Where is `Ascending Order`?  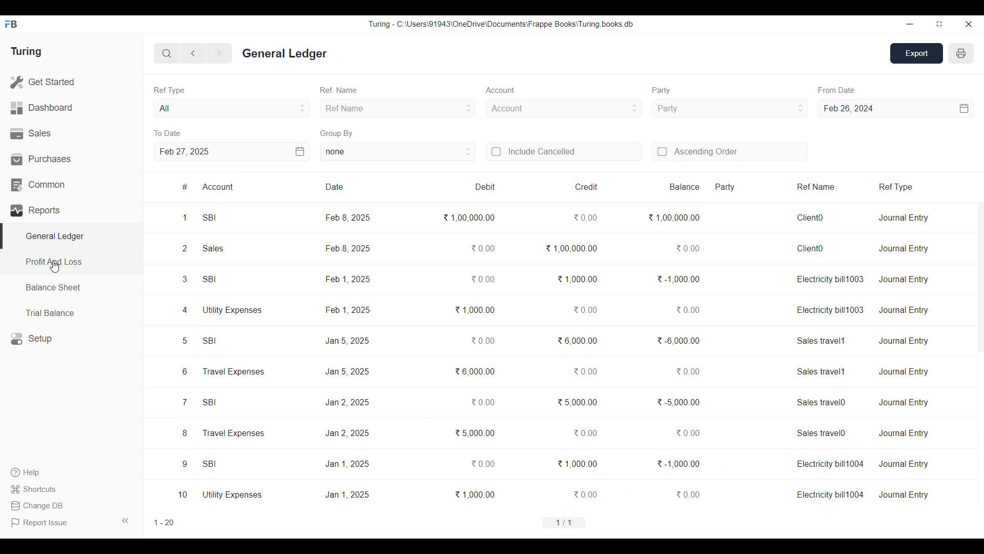
Ascending Order is located at coordinates (730, 151).